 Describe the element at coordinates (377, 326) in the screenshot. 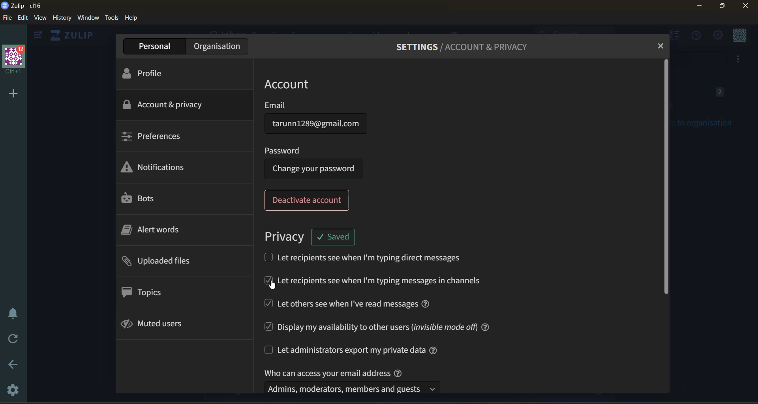

I see `display my availability to other users (invisible mode off)` at that location.